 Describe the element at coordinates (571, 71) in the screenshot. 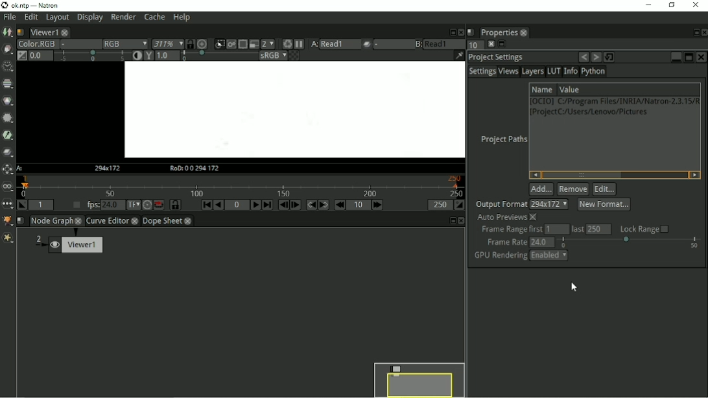

I see `Info` at that location.